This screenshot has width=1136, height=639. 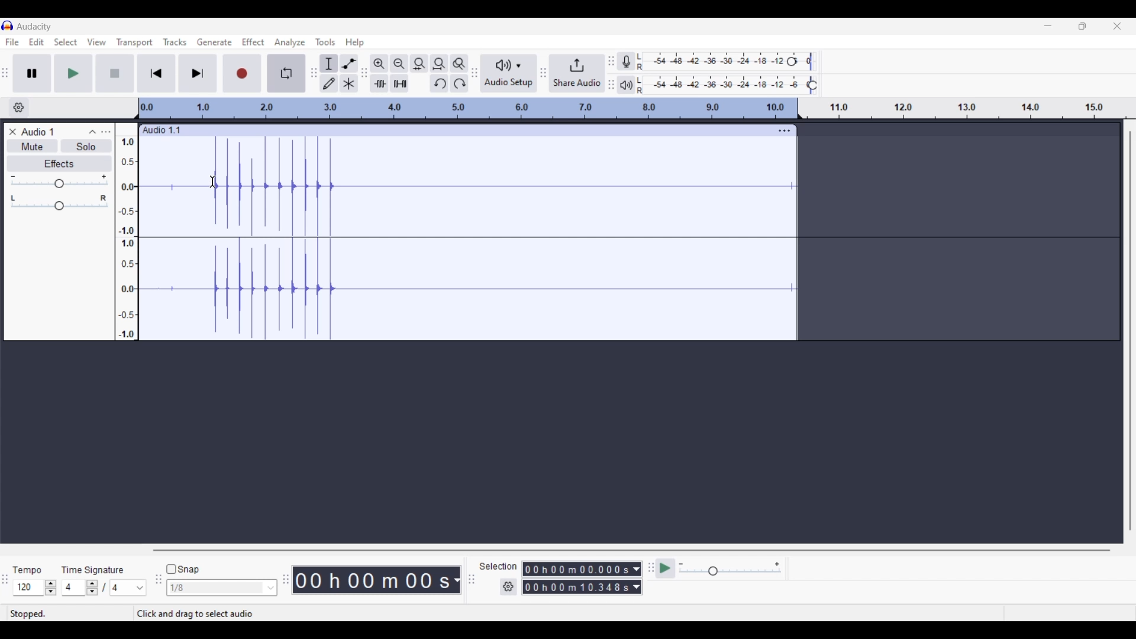 I want to click on Play-at-speed/Play-at-speed once, so click(x=665, y=569).